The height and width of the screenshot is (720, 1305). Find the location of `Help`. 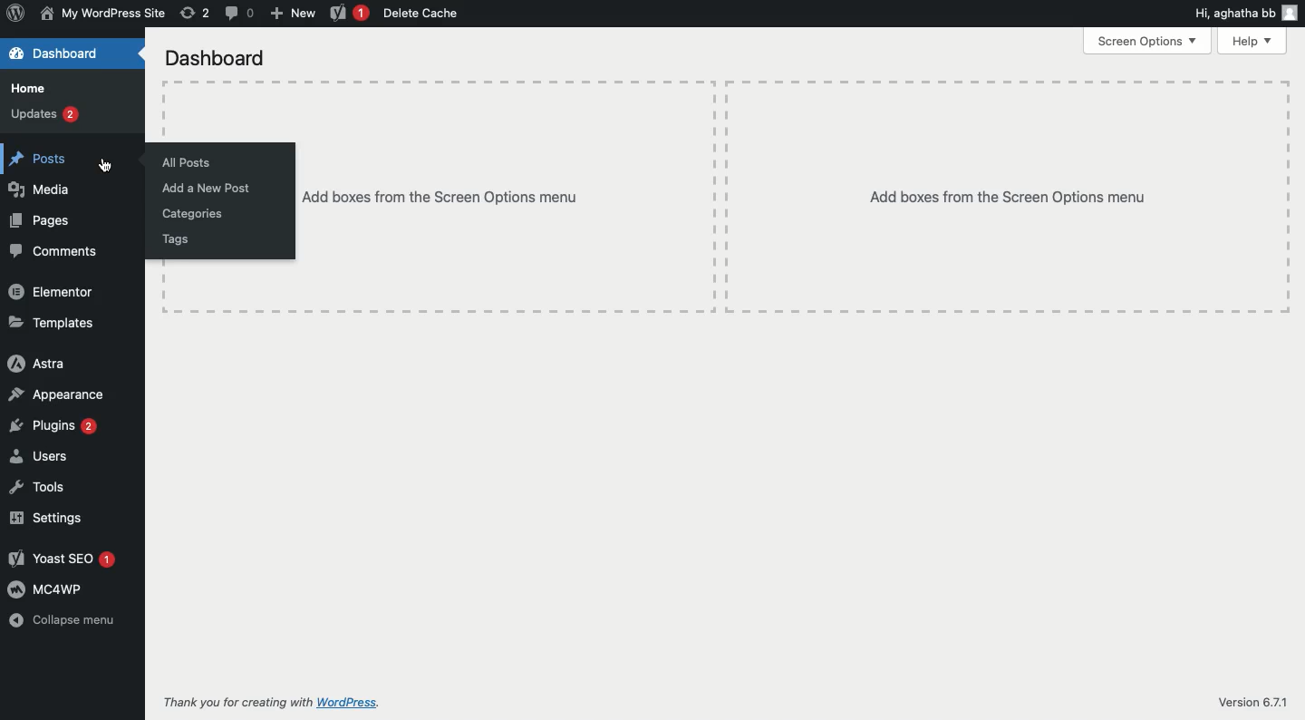

Help is located at coordinates (1252, 43).